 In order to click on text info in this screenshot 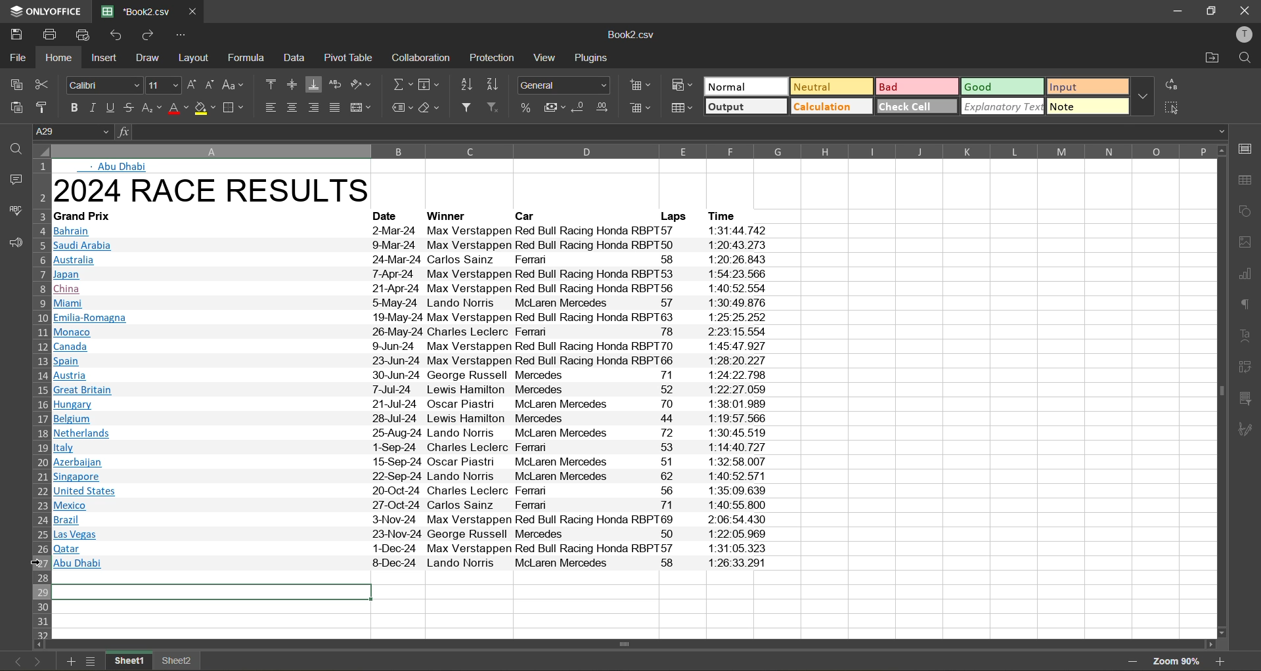, I will do `click(411, 246)`.